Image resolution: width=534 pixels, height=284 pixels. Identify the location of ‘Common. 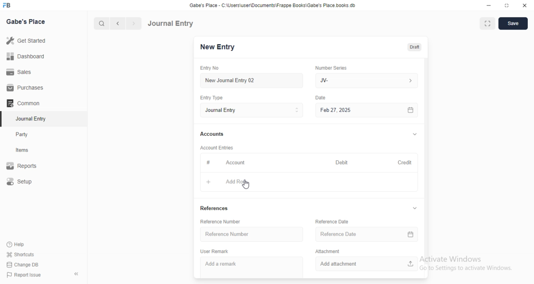
(24, 103).